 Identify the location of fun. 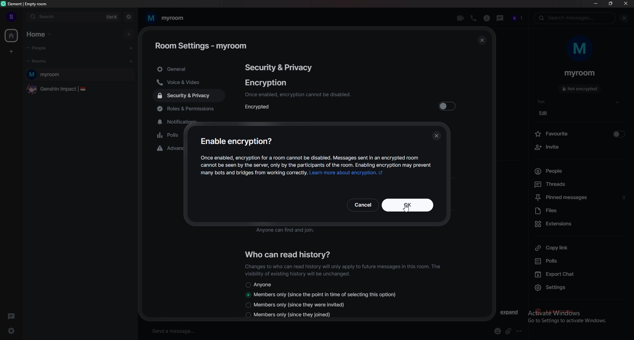
(580, 102).